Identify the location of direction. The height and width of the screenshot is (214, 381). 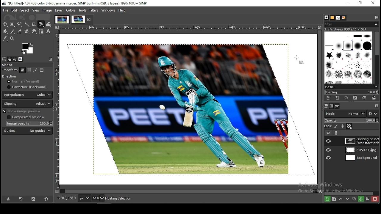
(17, 76).